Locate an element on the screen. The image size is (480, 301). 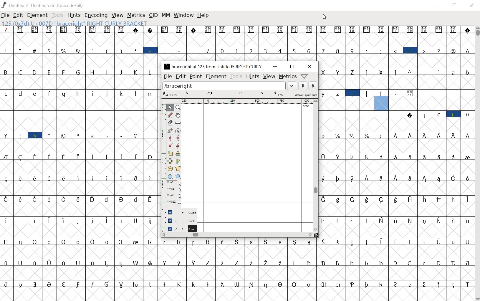
metrics is located at coordinates (287, 77).